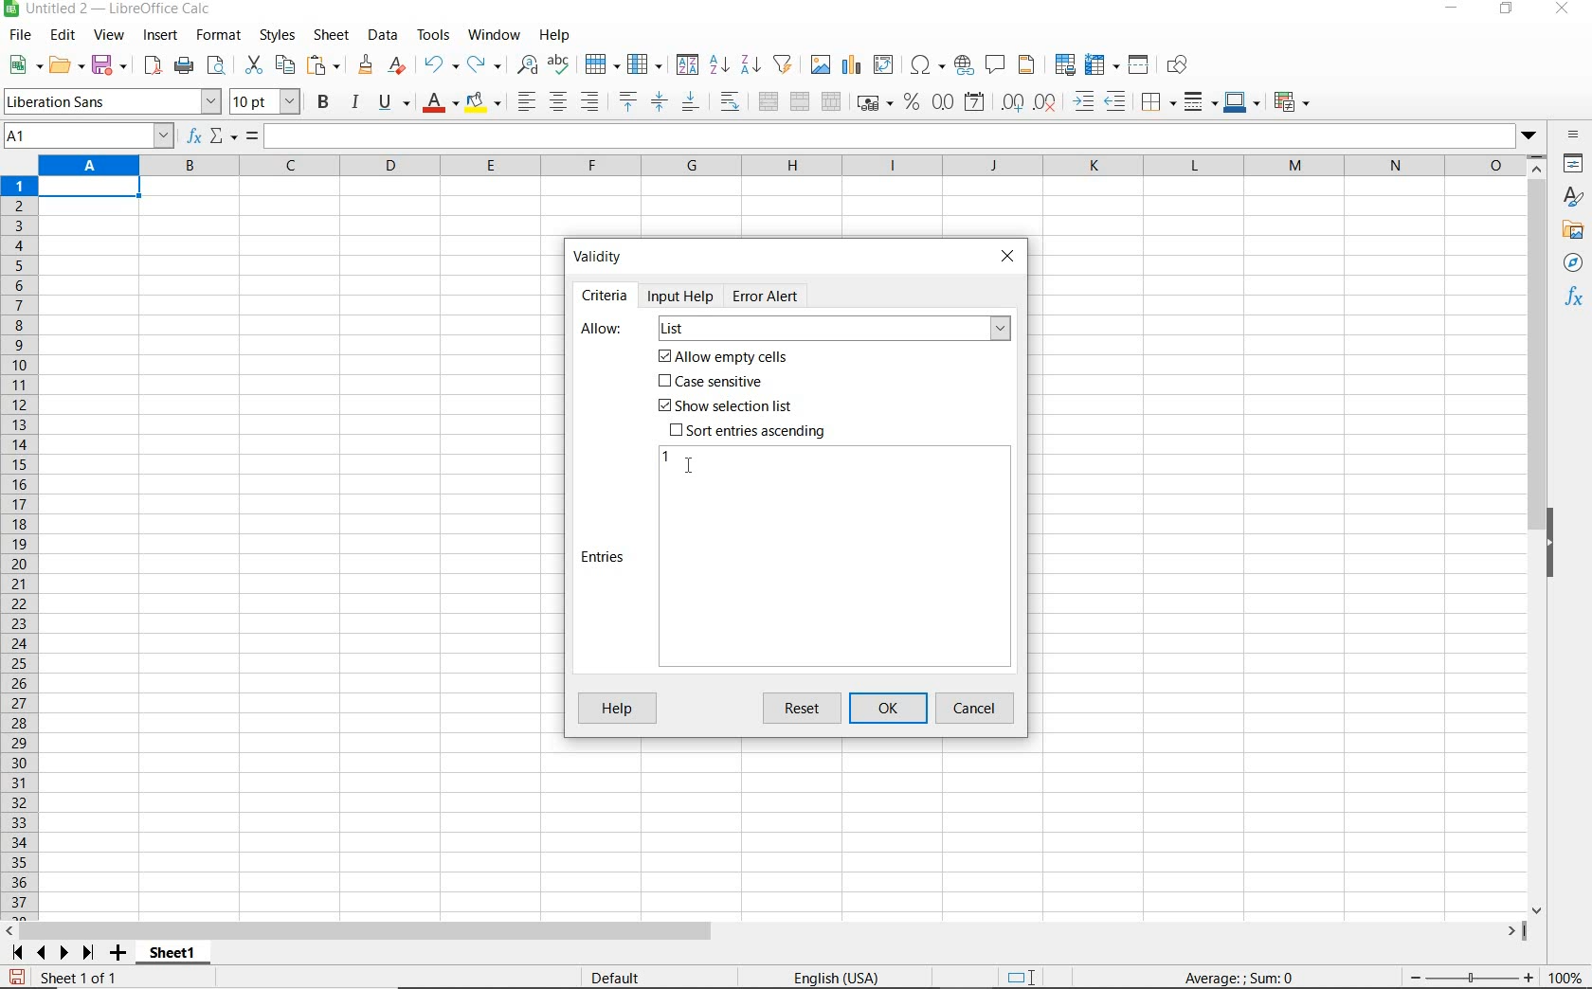 This screenshot has width=1592, height=989. Describe the element at coordinates (765, 931) in the screenshot. I see `scrollbar` at that location.